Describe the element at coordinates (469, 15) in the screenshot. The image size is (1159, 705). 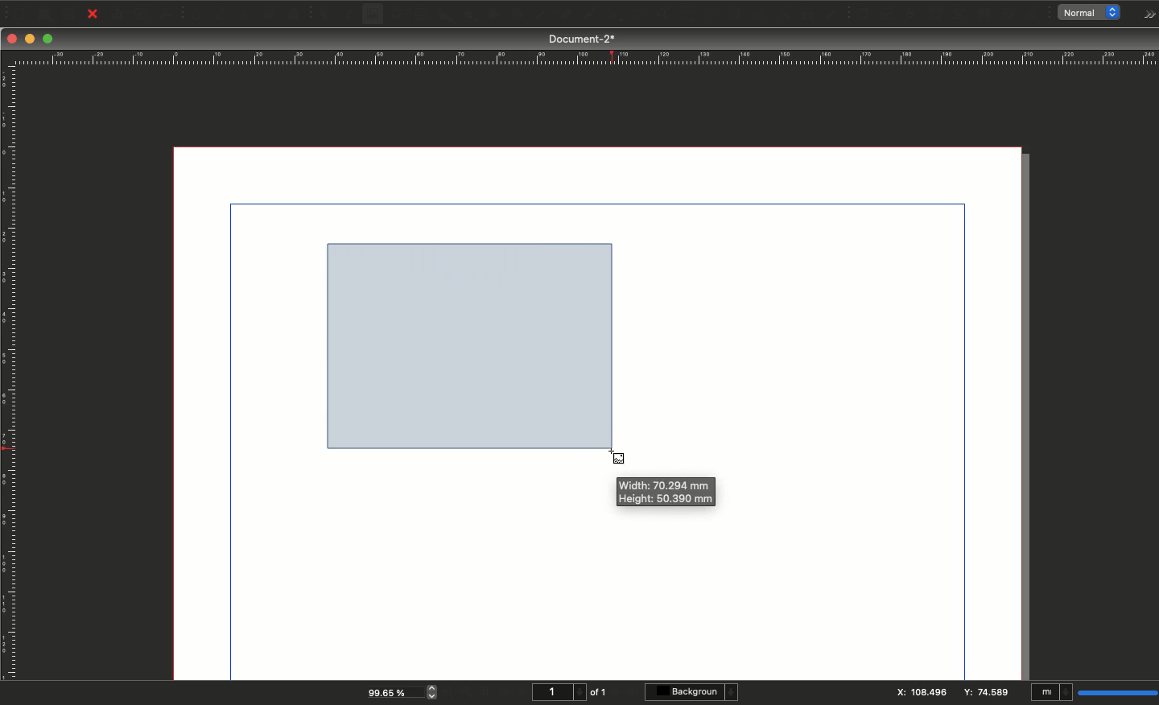
I see `Polygon` at that location.